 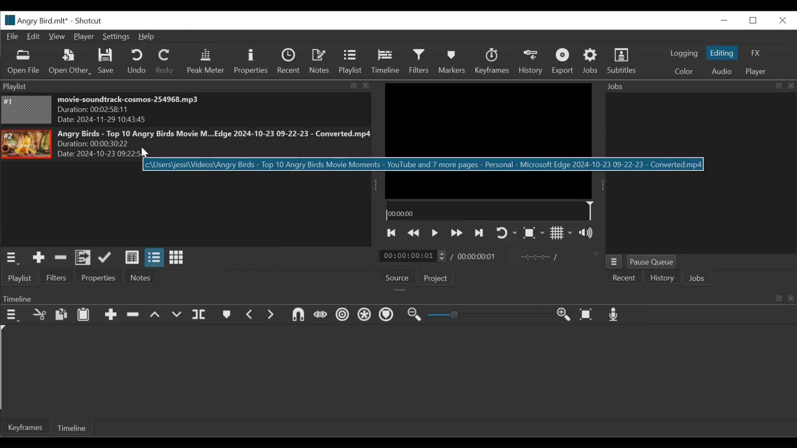 I want to click on Editing, so click(x=722, y=53).